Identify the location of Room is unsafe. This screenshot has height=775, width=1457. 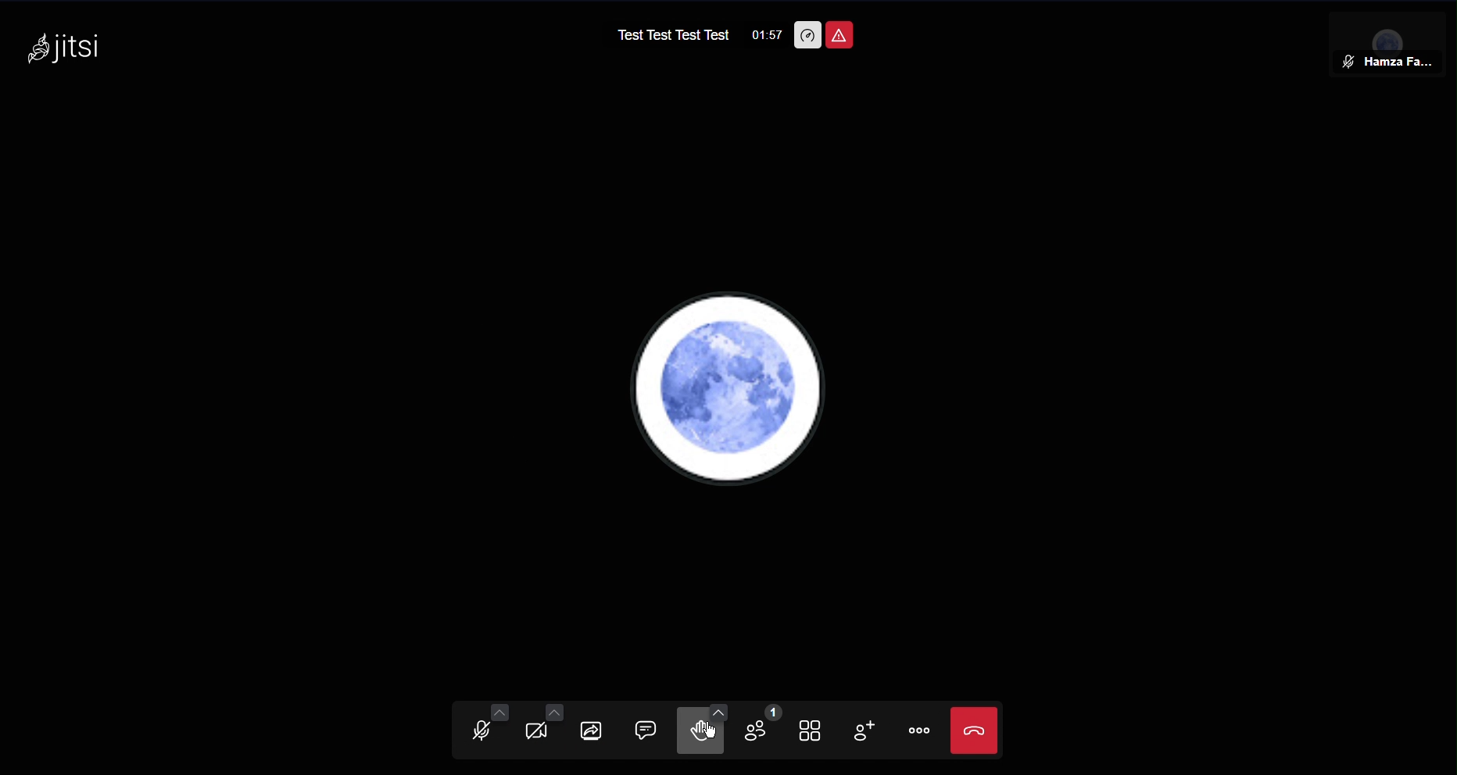
(840, 34).